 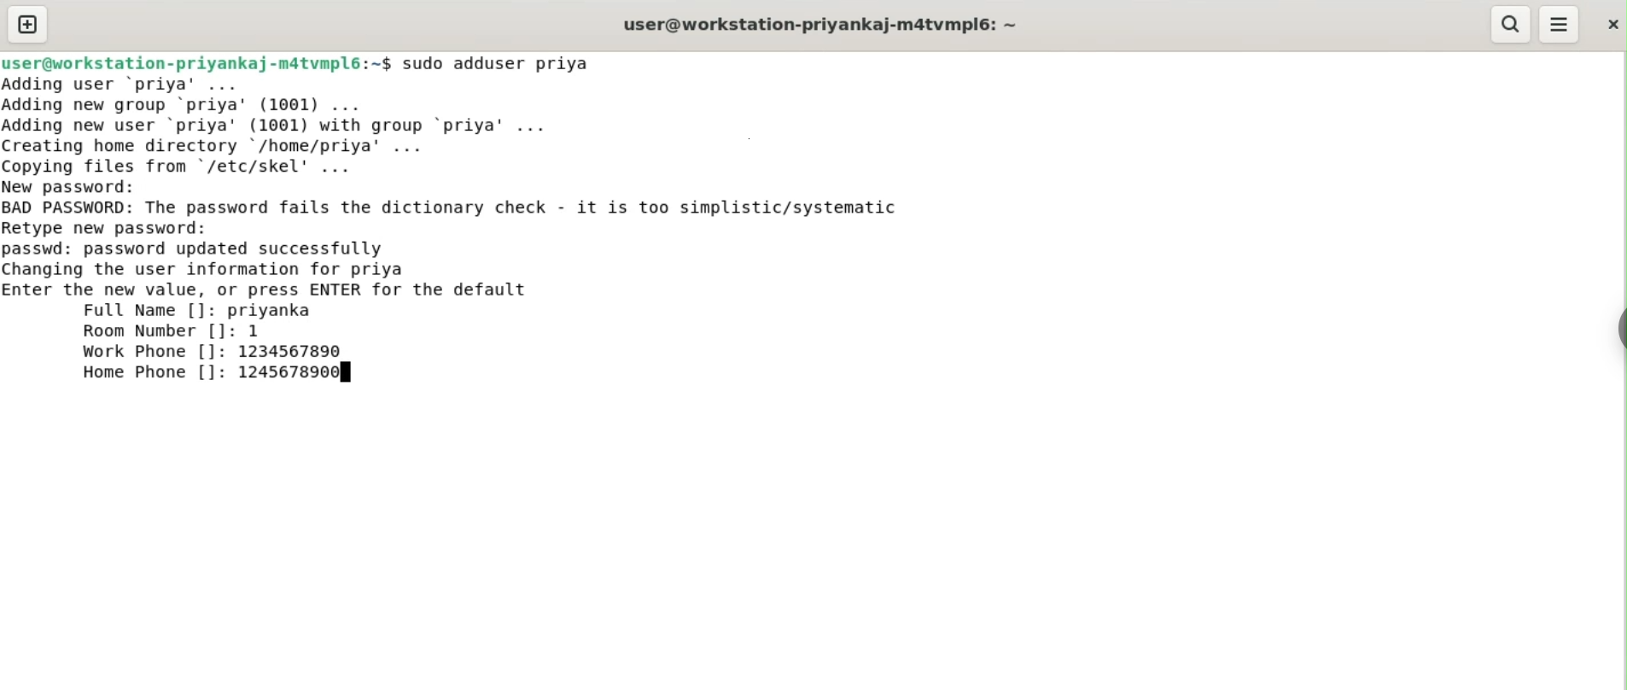 What do you see at coordinates (1560, 25) in the screenshot?
I see `menu` at bounding box center [1560, 25].